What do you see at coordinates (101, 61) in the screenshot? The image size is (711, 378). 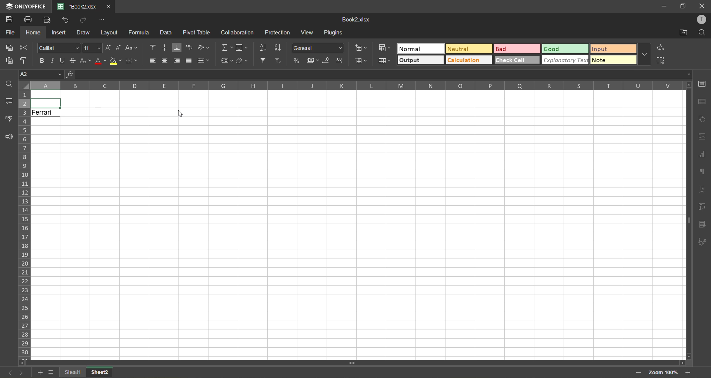 I see `font color` at bounding box center [101, 61].